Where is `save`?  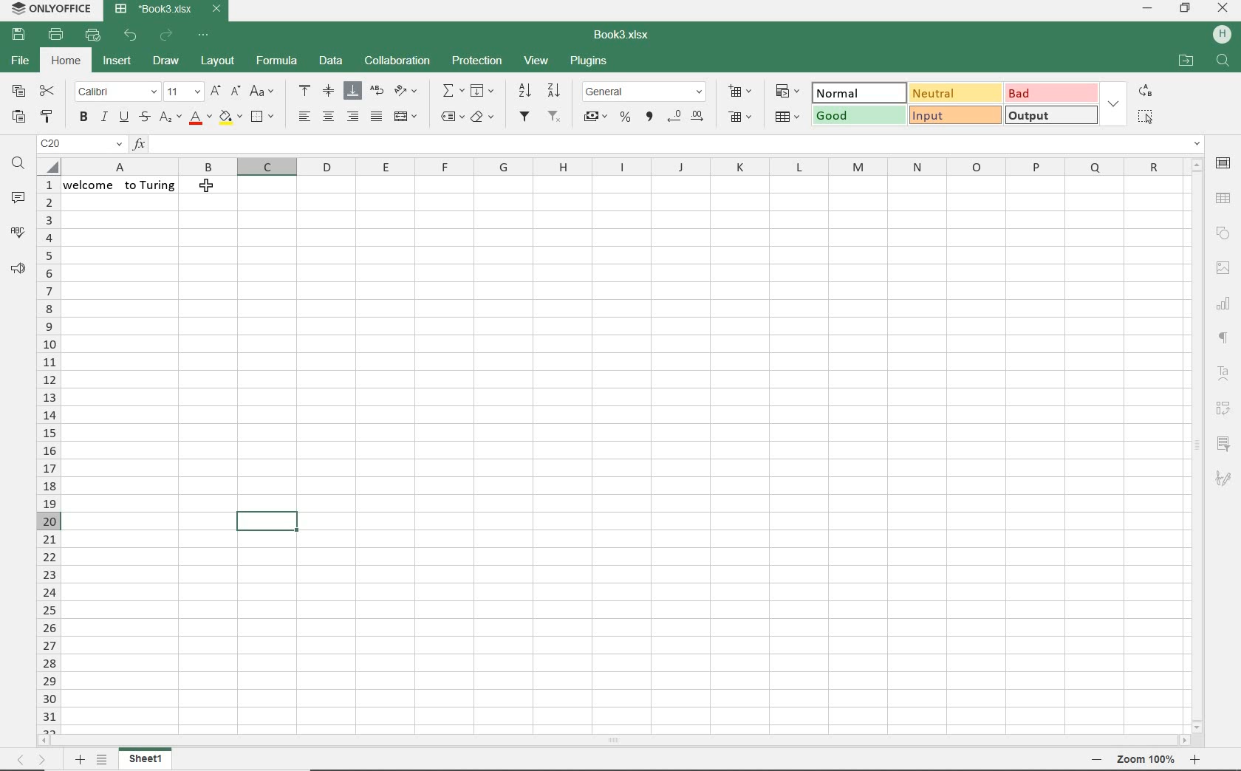 save is located at coordinates (18, 35).